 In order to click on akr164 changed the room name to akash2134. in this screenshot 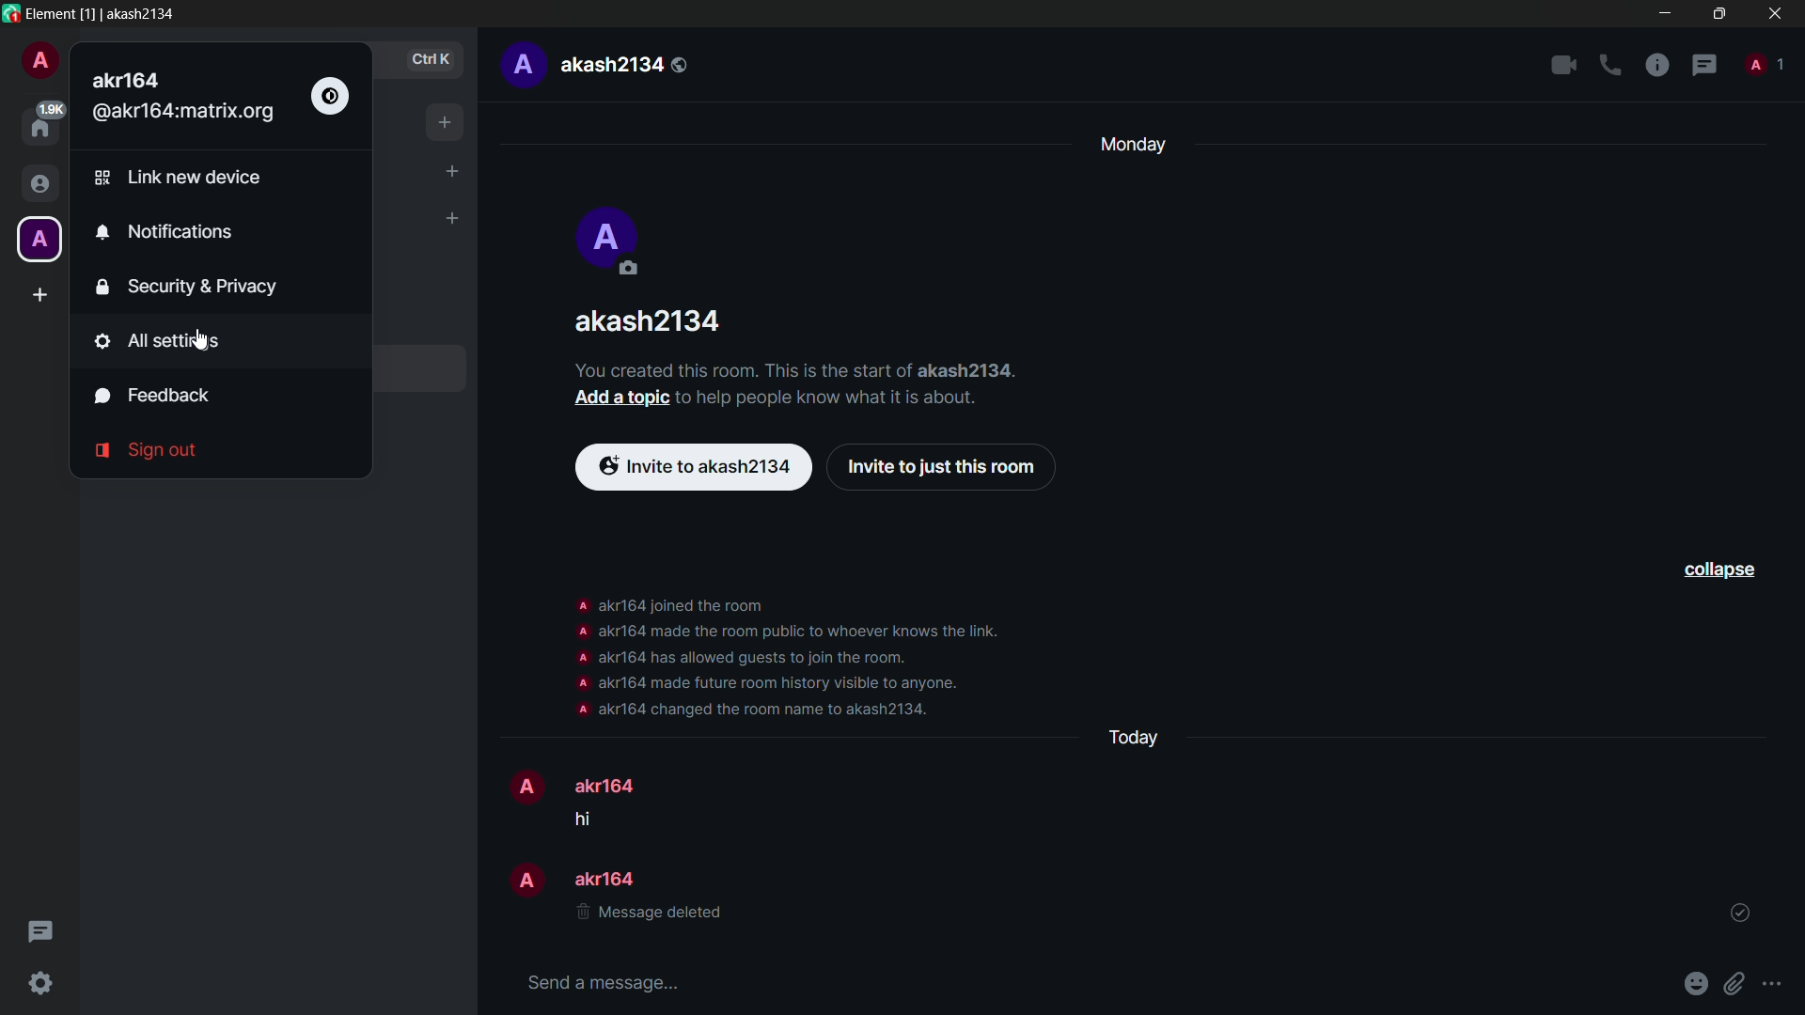, I will do `click(764, 710)`.